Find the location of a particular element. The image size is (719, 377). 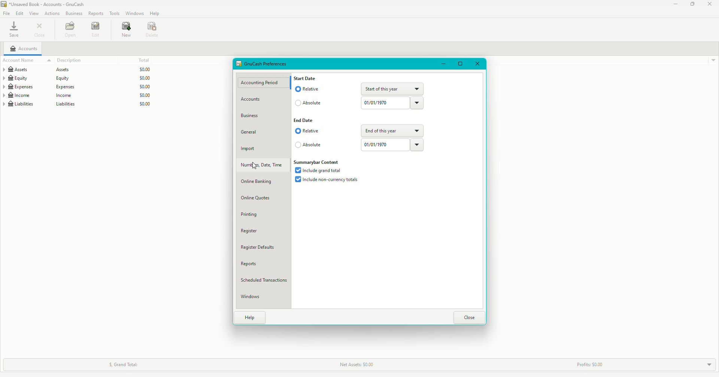

Windows is located at coordinates (254, 297).